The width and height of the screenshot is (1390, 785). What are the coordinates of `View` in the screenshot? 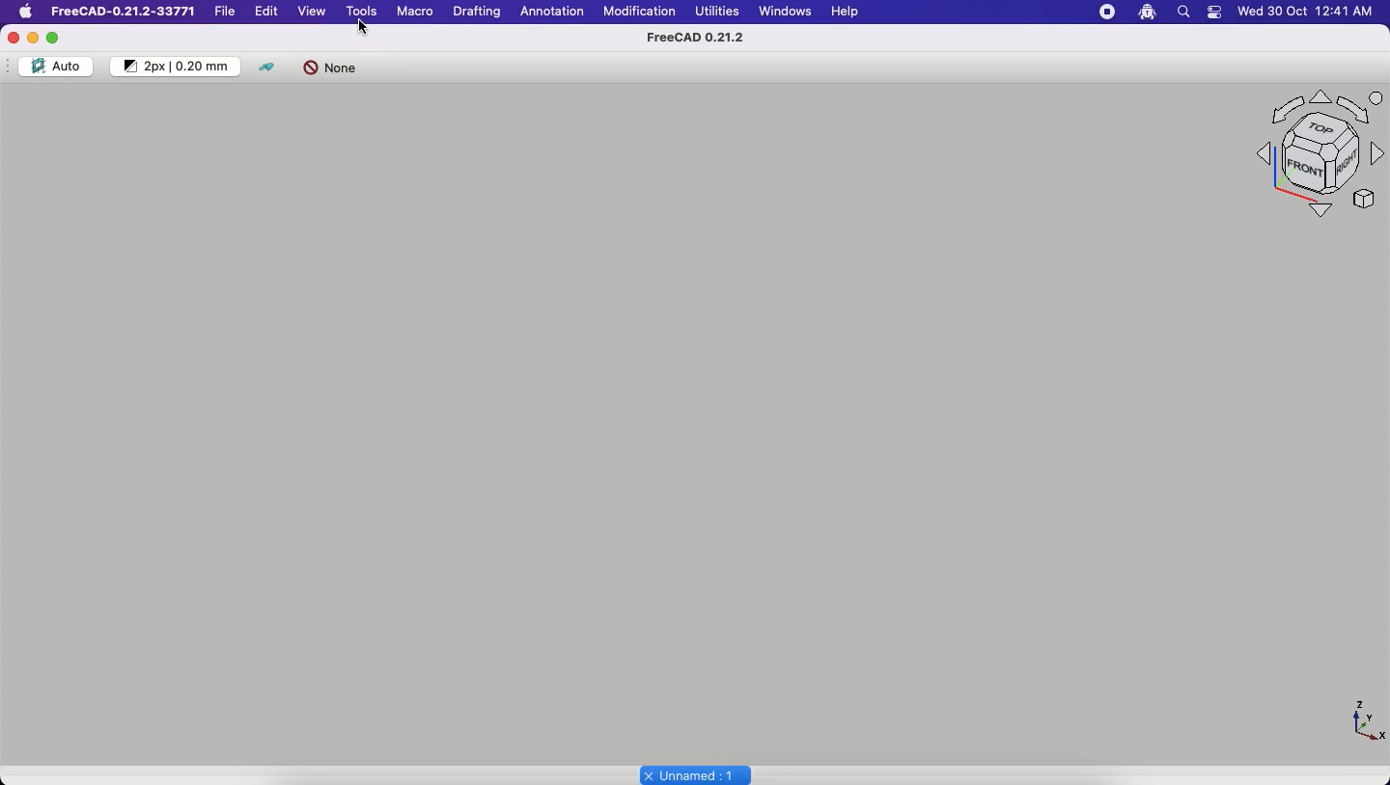 It's located at (311, 13).